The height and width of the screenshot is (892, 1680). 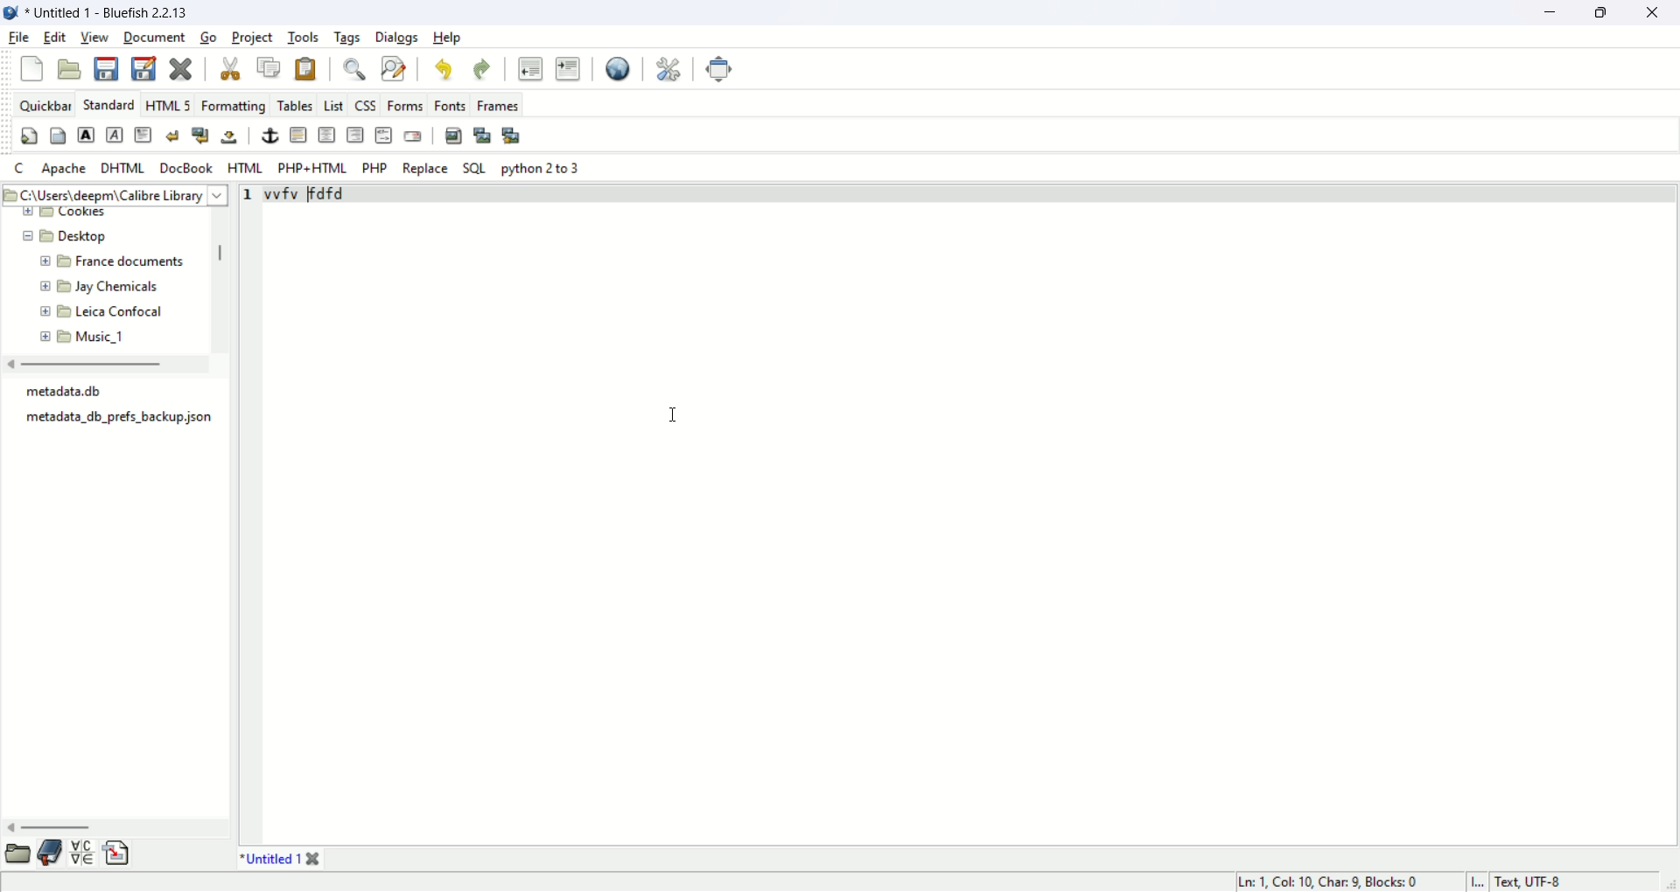 What do you see at coordinates (115, 827) in the screenshot?
I see `scroll bar` at bounding box center [115, 827].